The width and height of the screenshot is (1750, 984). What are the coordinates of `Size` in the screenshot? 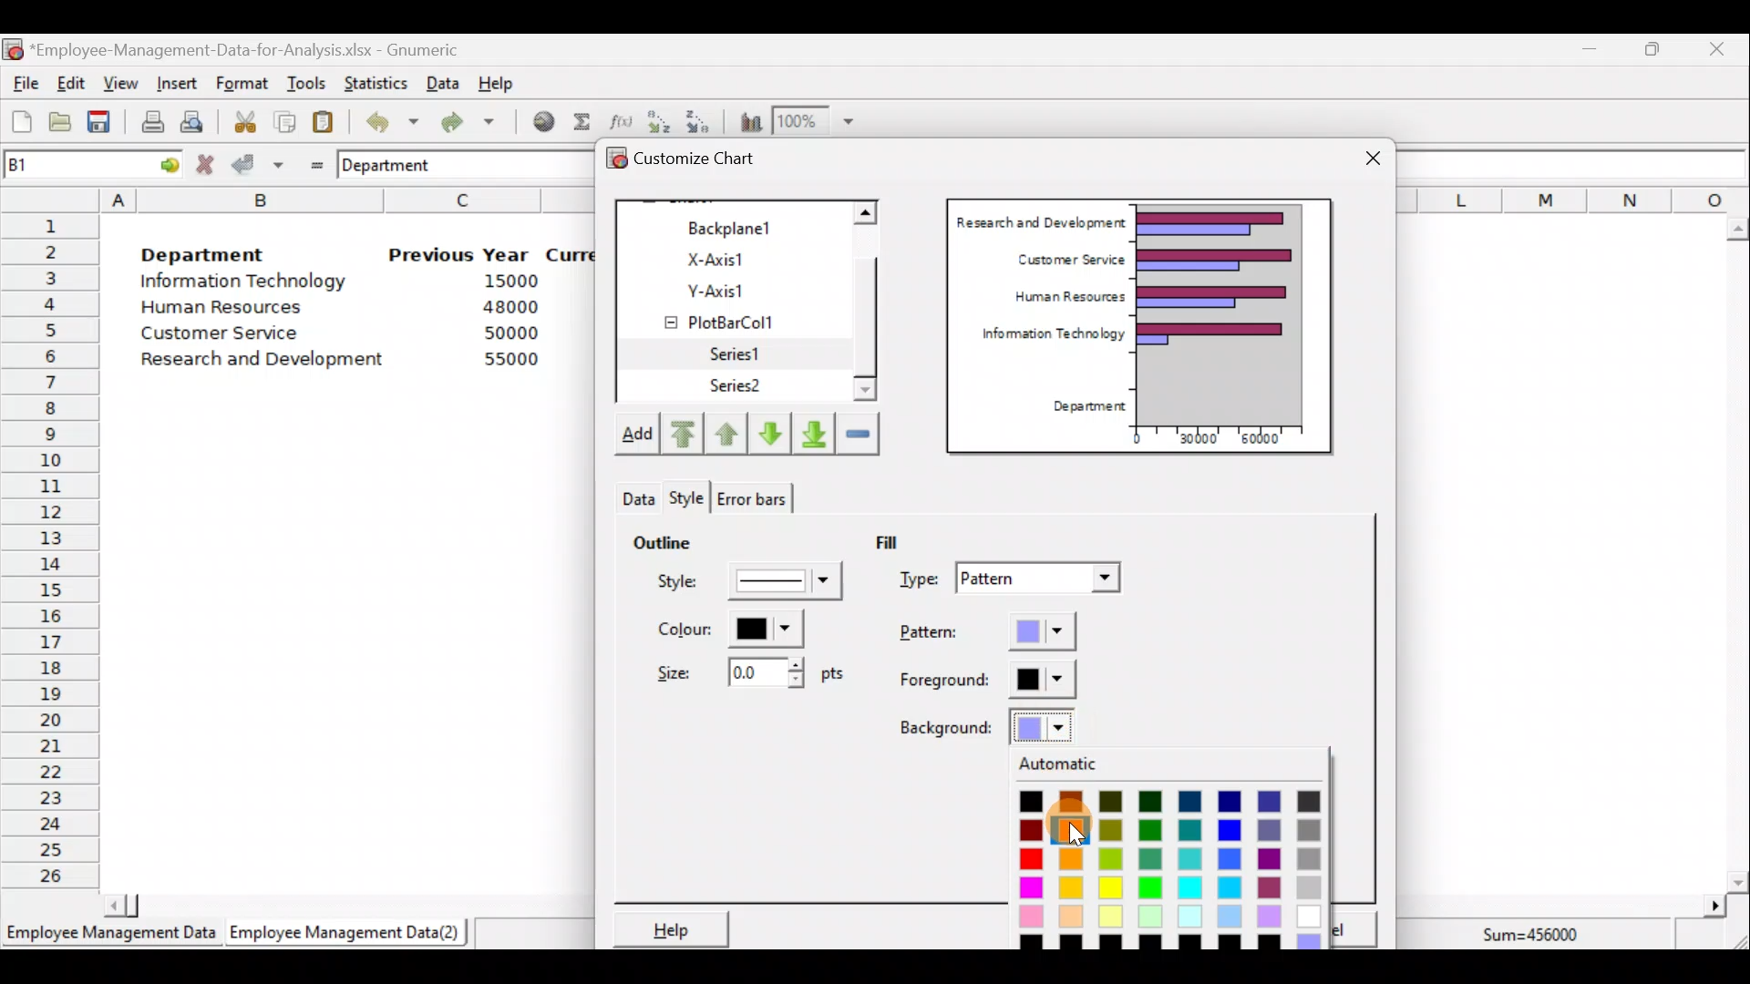 It's located at (745, 671).